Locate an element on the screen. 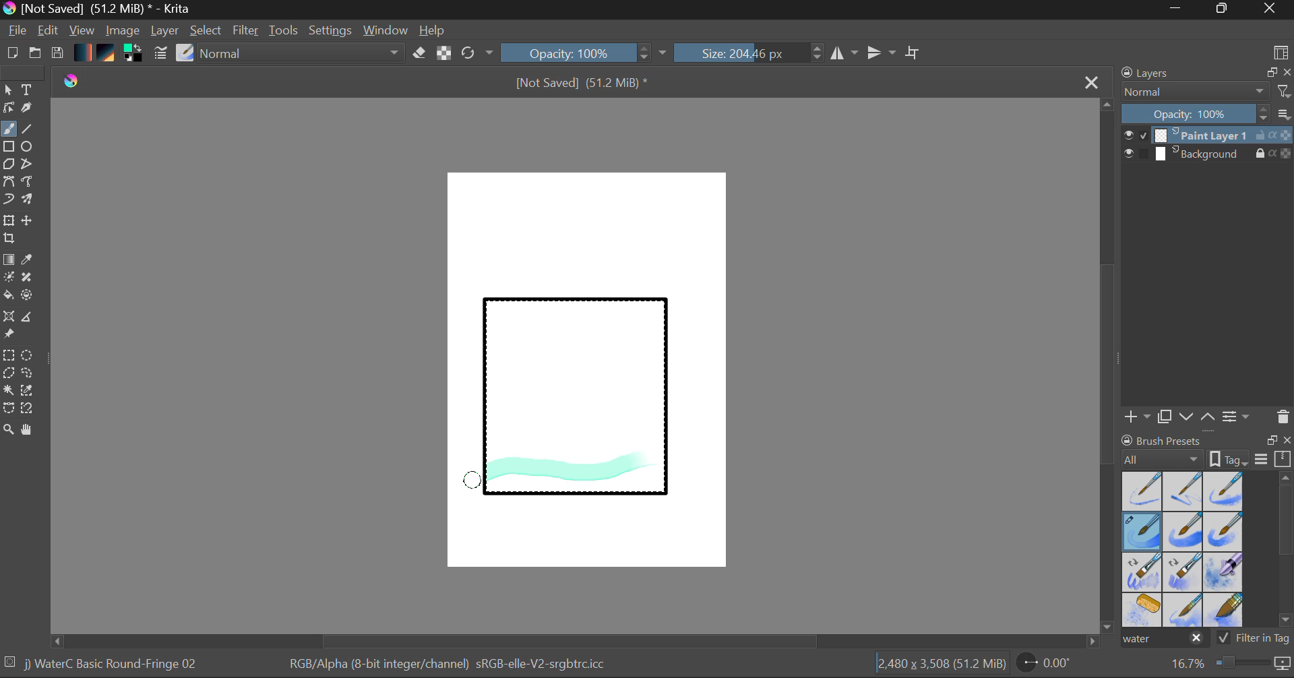 This screenshot has height=678, width=1294. Calligraphic Tool is located at coordinates (32, 111).